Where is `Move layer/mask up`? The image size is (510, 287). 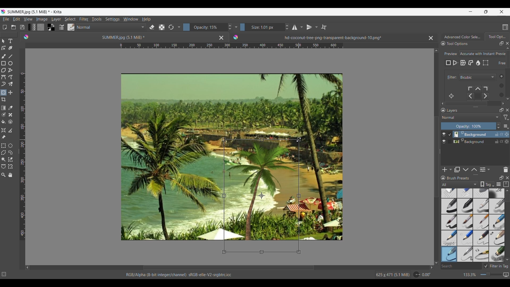
Move layer/mask up is located at coordinates (474, 170).